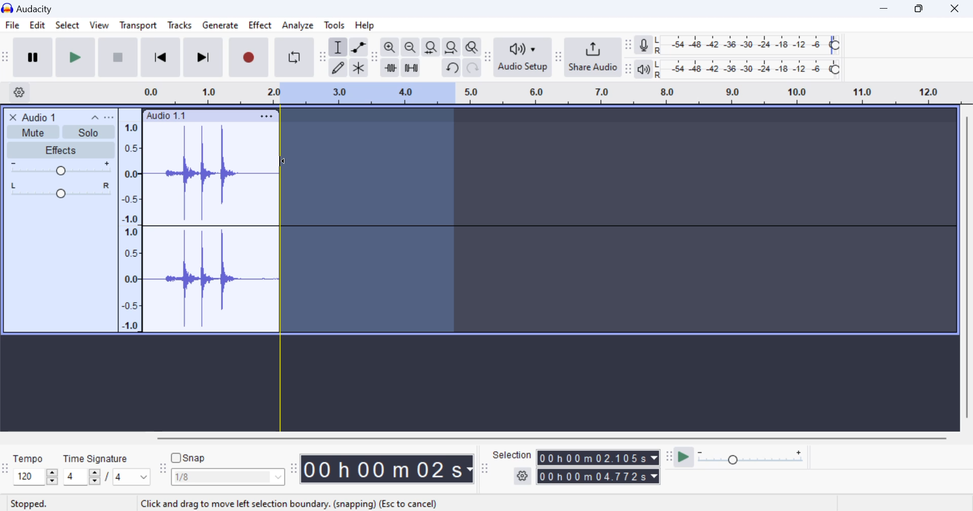 Image resolution: width=973 pixels, height=511 pixels. I want to click on increase or decrease tempo, so click(35, 477).